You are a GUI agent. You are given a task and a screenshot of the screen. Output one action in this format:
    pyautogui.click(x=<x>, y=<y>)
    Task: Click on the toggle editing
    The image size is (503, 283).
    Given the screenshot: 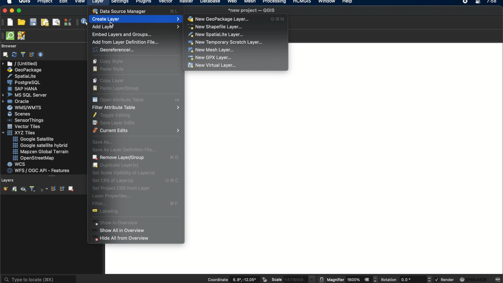 What is the action you would take?
    pyautogui.click(x=111, y=115)
    